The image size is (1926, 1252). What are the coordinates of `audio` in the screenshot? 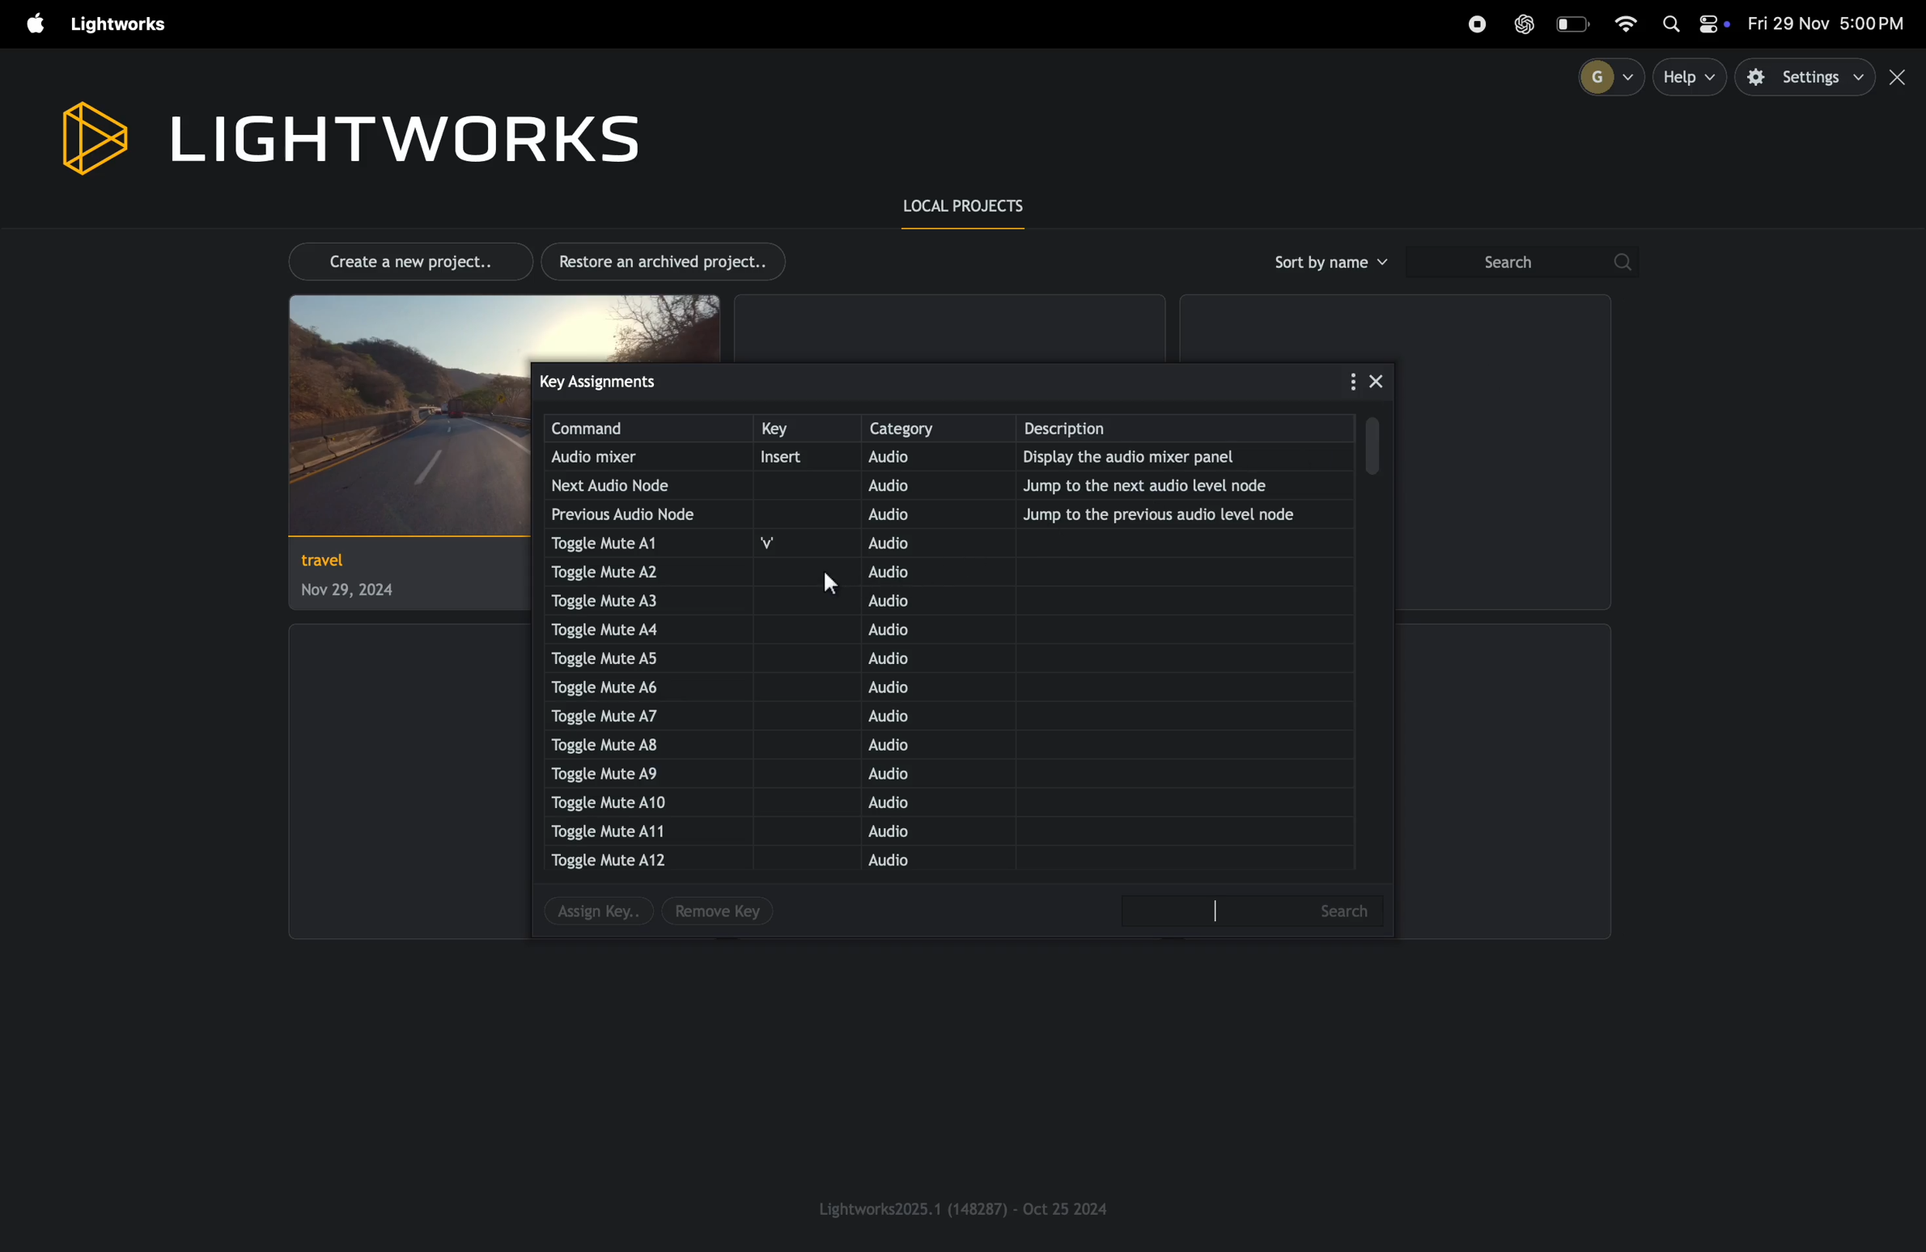 It's located at (918, 542).